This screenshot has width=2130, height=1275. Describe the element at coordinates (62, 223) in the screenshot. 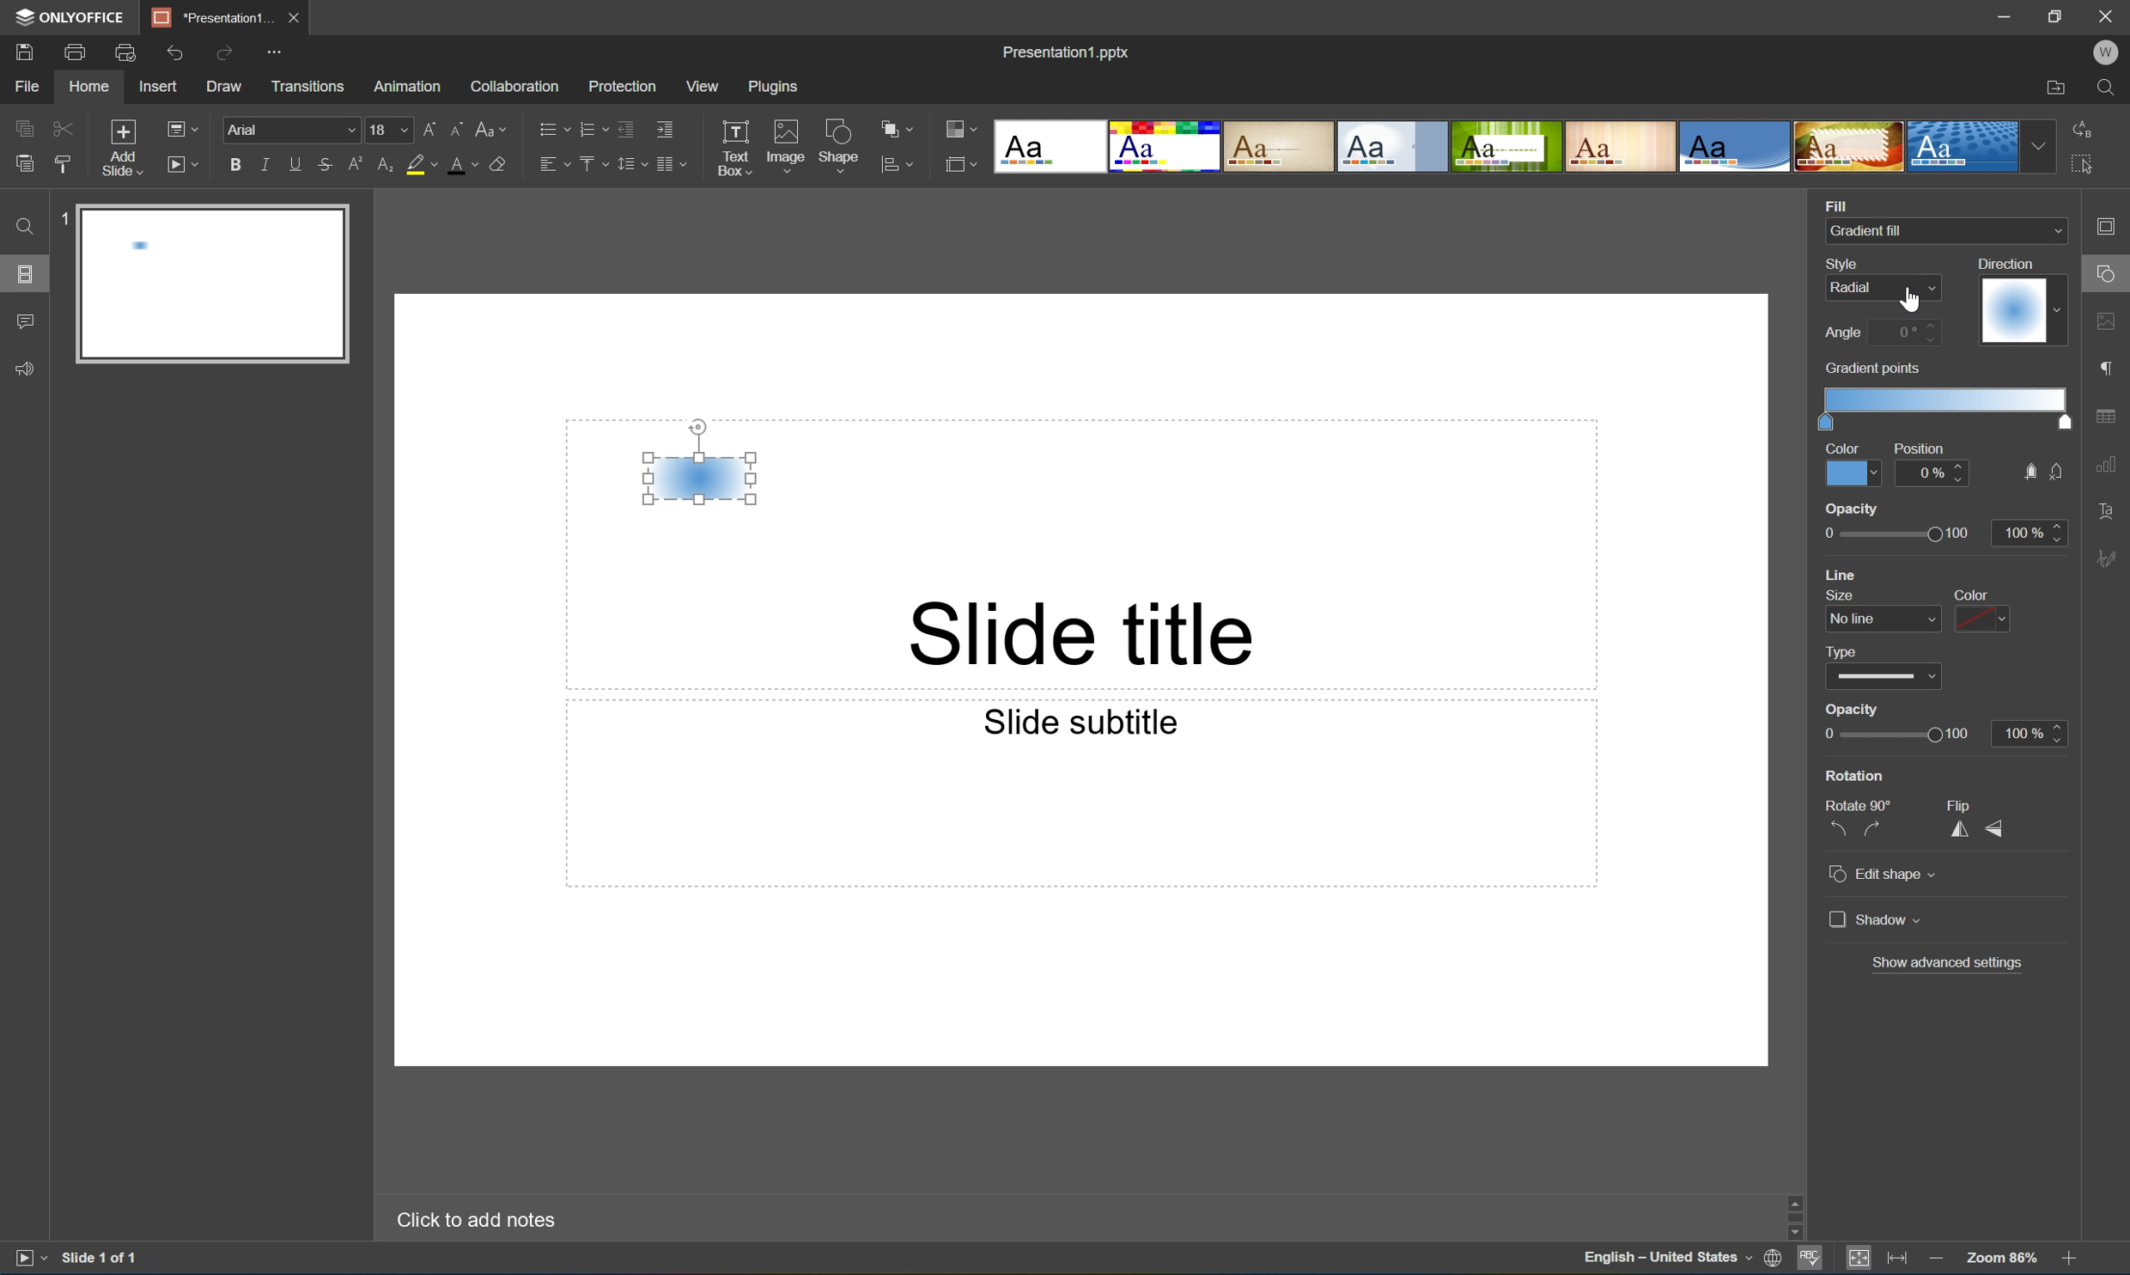

I see `1` at that location.